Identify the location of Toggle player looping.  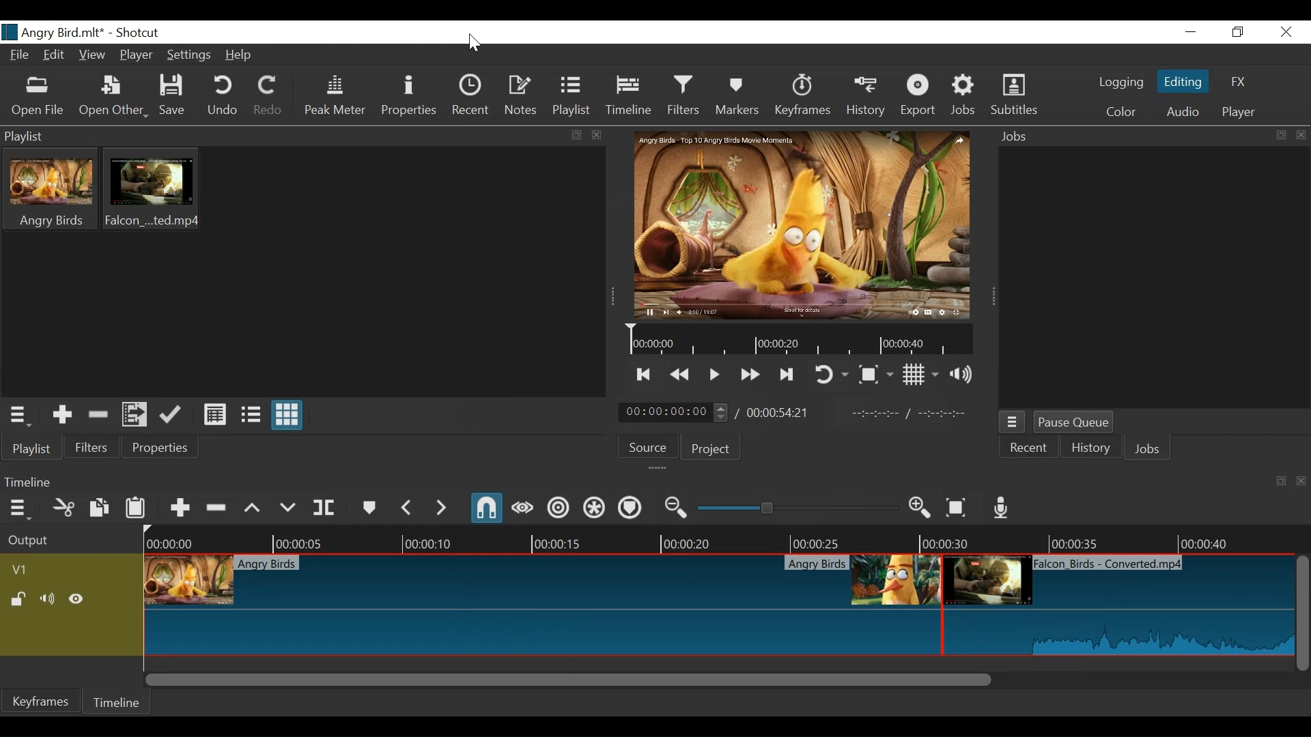
(829, 375).